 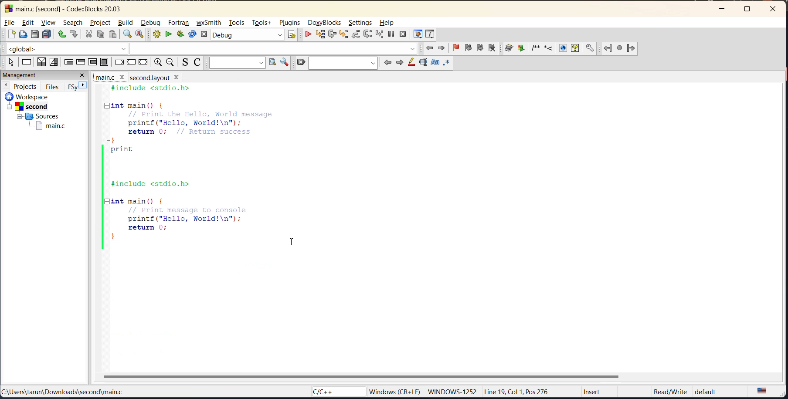 I want to click on run search, so click(x=273, y=63).